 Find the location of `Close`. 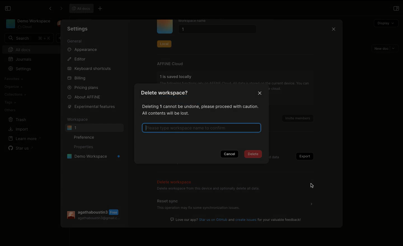

Close is located at coordinates (333, 30).